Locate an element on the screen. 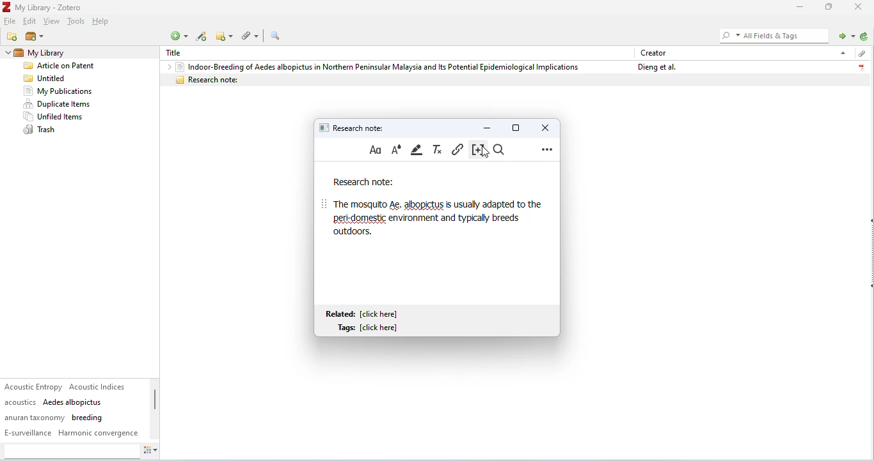  research note is located at coordinates (363, 183).